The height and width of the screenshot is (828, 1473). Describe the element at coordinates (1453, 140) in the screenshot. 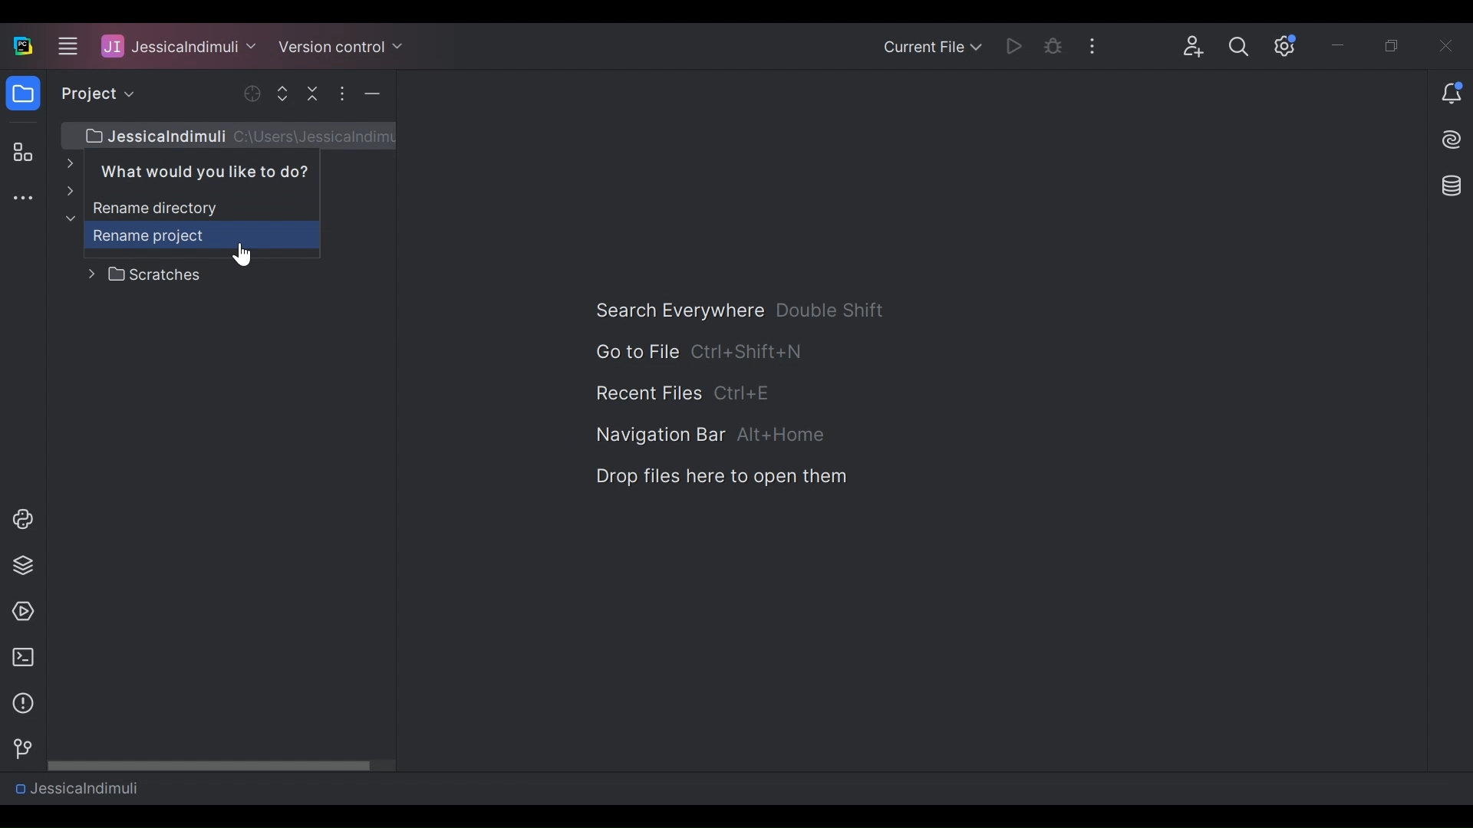

I see `AI Assistant` at that location.